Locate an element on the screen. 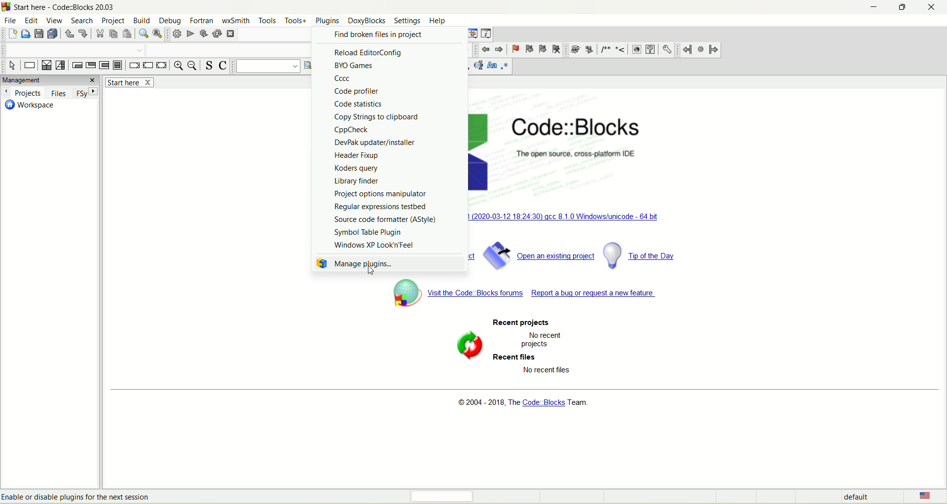 The height and width of the screenshot is (504, 947). new is located at coordinates (12, 35).